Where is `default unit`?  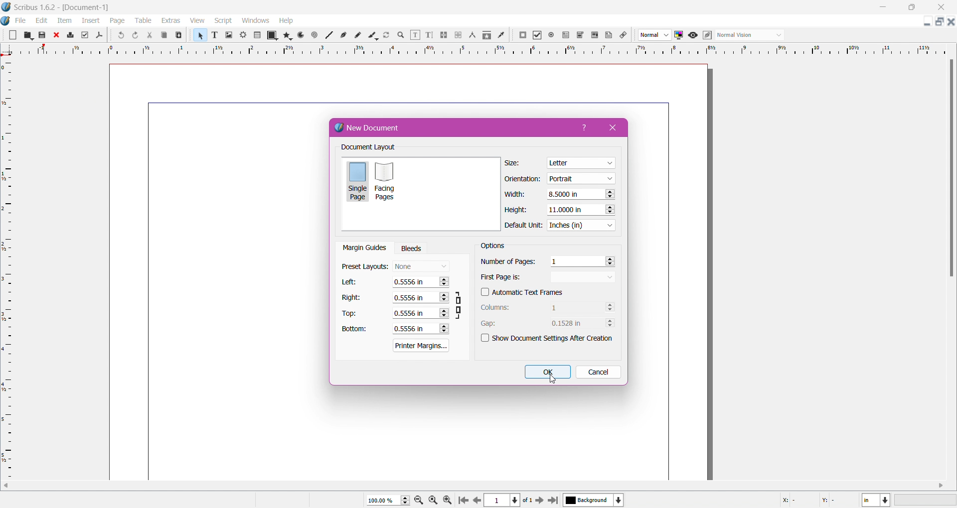 default unit is located at coordinates (521, 226).